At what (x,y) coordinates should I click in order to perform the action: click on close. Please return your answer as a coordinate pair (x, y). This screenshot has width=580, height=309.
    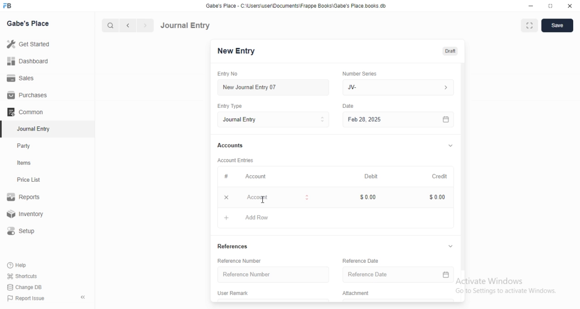
    Looking at the image, I should click on (570, 5).